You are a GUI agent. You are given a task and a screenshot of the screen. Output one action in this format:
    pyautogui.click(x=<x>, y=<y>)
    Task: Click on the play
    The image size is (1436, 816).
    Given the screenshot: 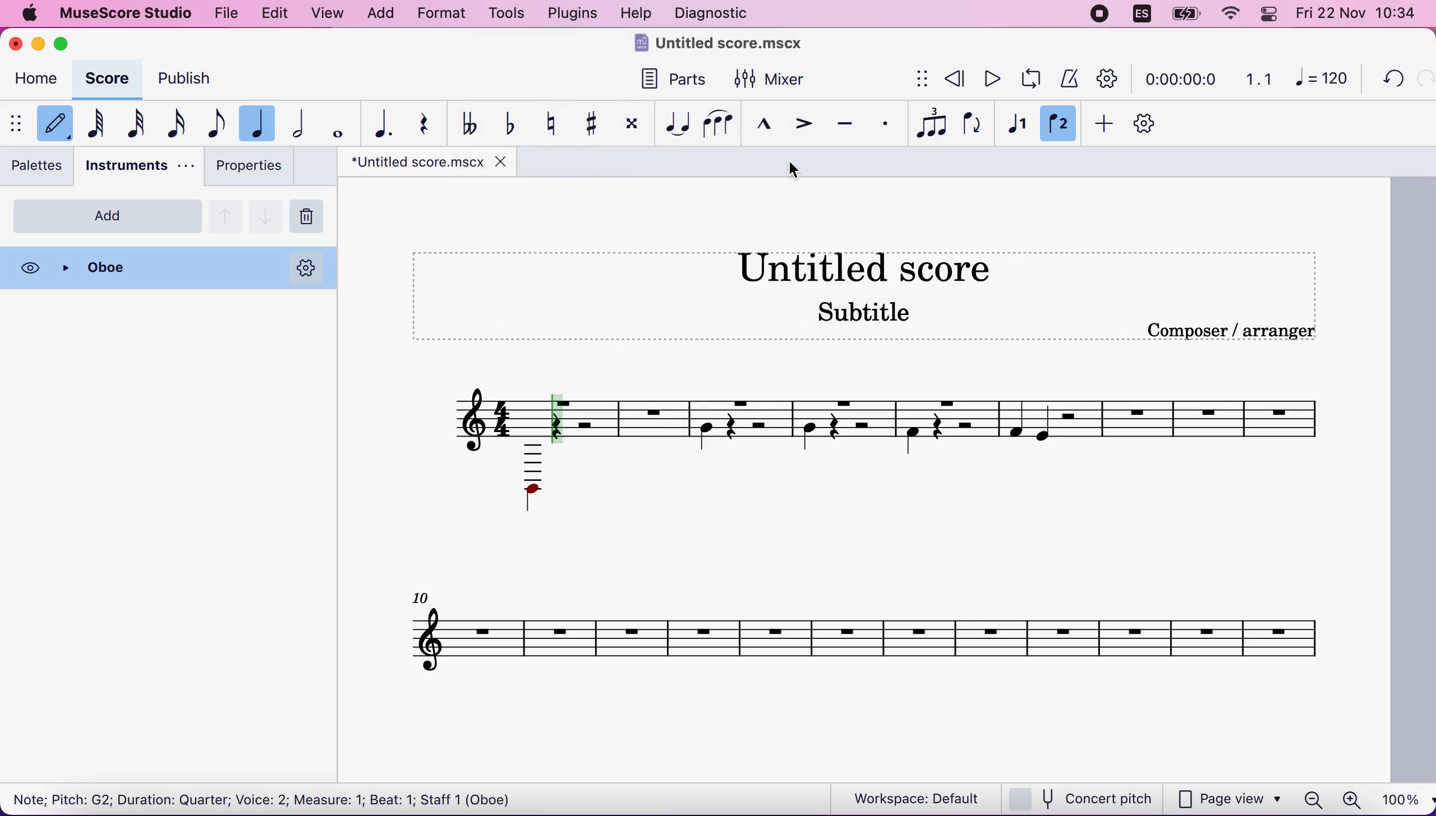 What is the action you would take?
    pyautogui.click(x=987, y=81)
    